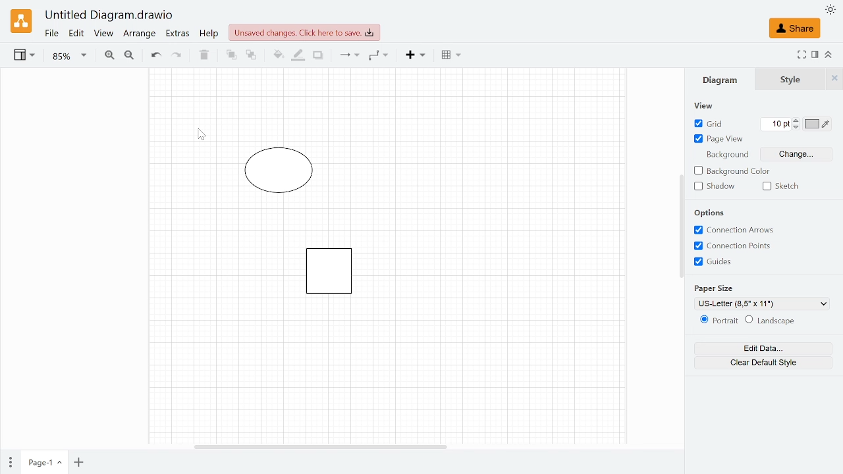  What do you see at coordinates (726, 156) in the screenshot?
I see `Background` at bounding box center [726, 156].